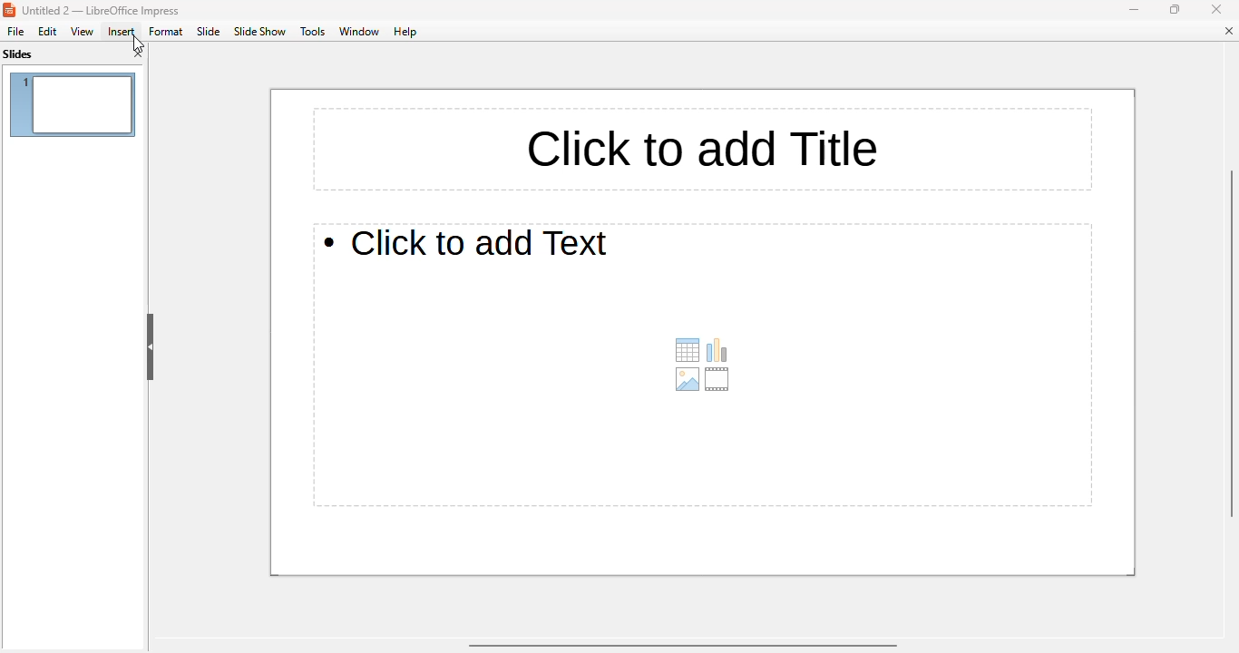 This screenshot has height=653, width=1239. What do you see at coordinates (688, 350) in the screenshot?
I see `insert table` at bounding box center [688, 350].